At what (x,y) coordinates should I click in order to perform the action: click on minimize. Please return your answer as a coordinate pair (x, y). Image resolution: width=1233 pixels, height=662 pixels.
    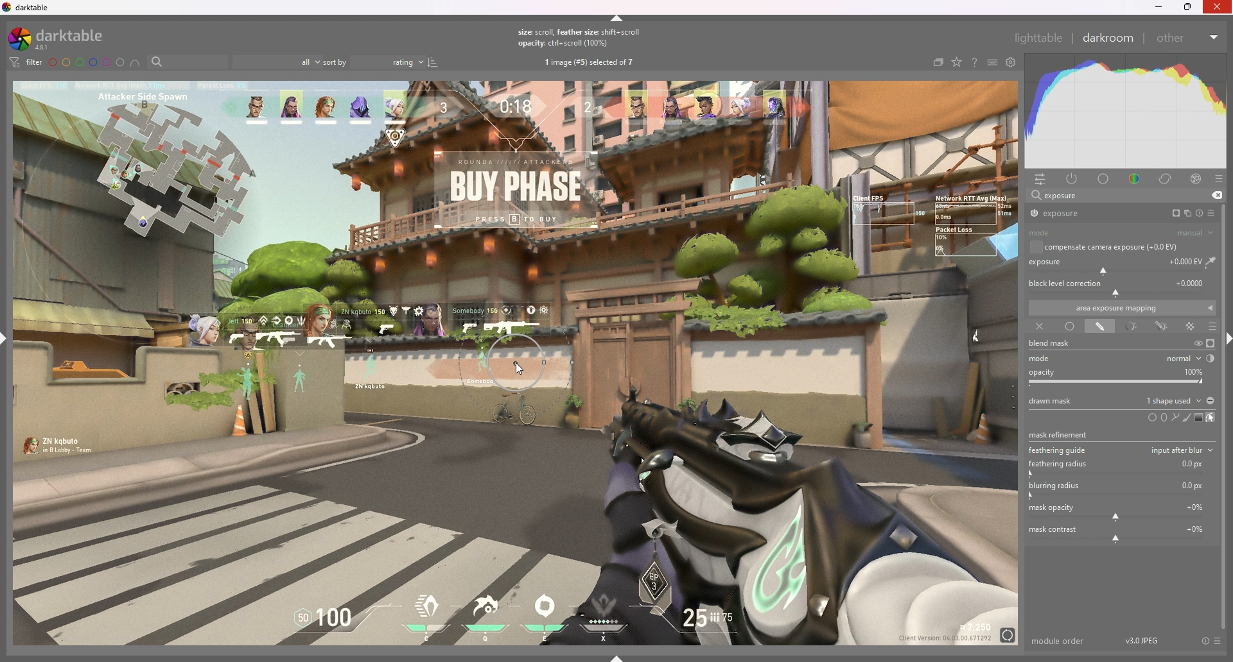
    Looking at the image, I should click on (1159, 8).